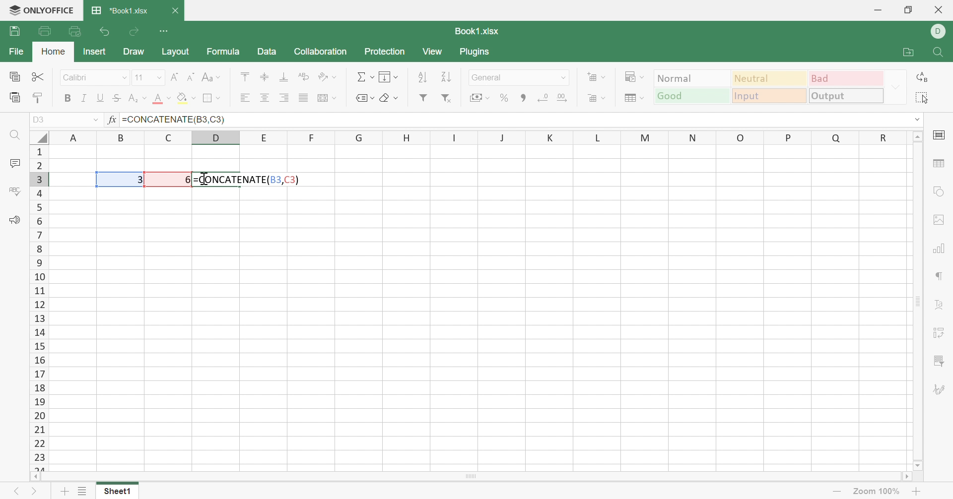  What do you see at coordinates (176, 51) in the screenshot?
I see `Layout` at bounding box center [176, 51].